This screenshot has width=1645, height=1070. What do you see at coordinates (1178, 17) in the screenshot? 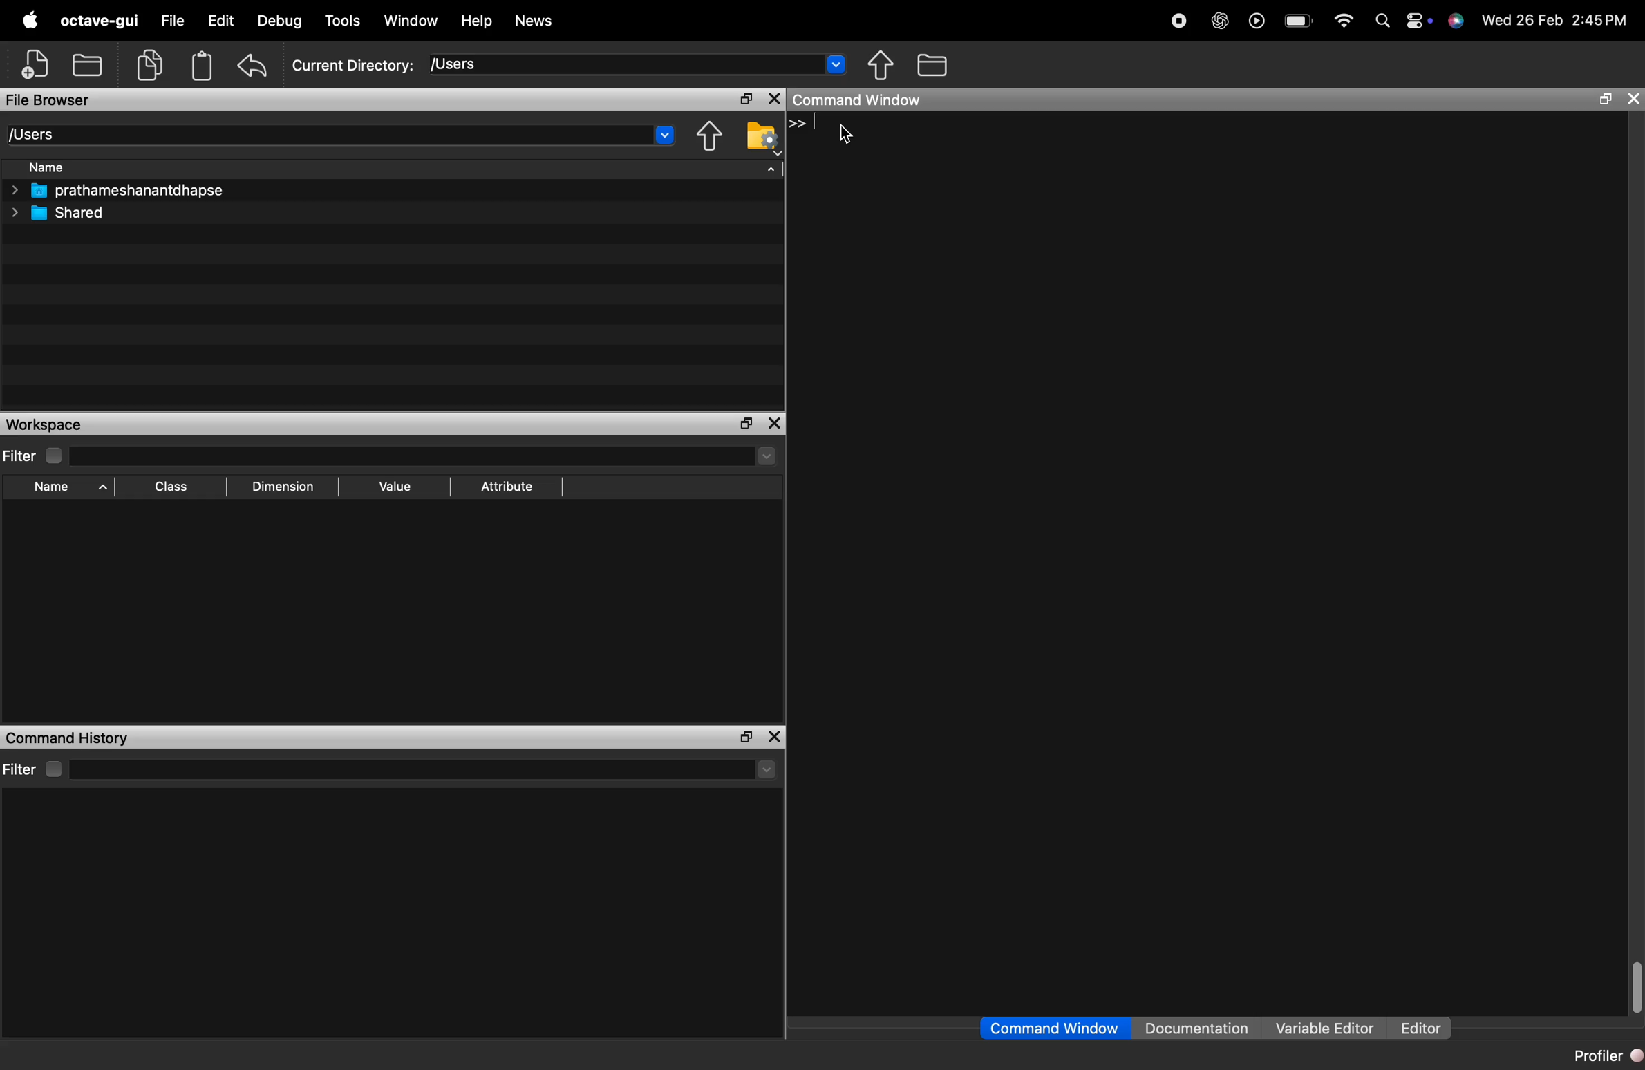
I see `stop` at bounding box center [1178, 17].